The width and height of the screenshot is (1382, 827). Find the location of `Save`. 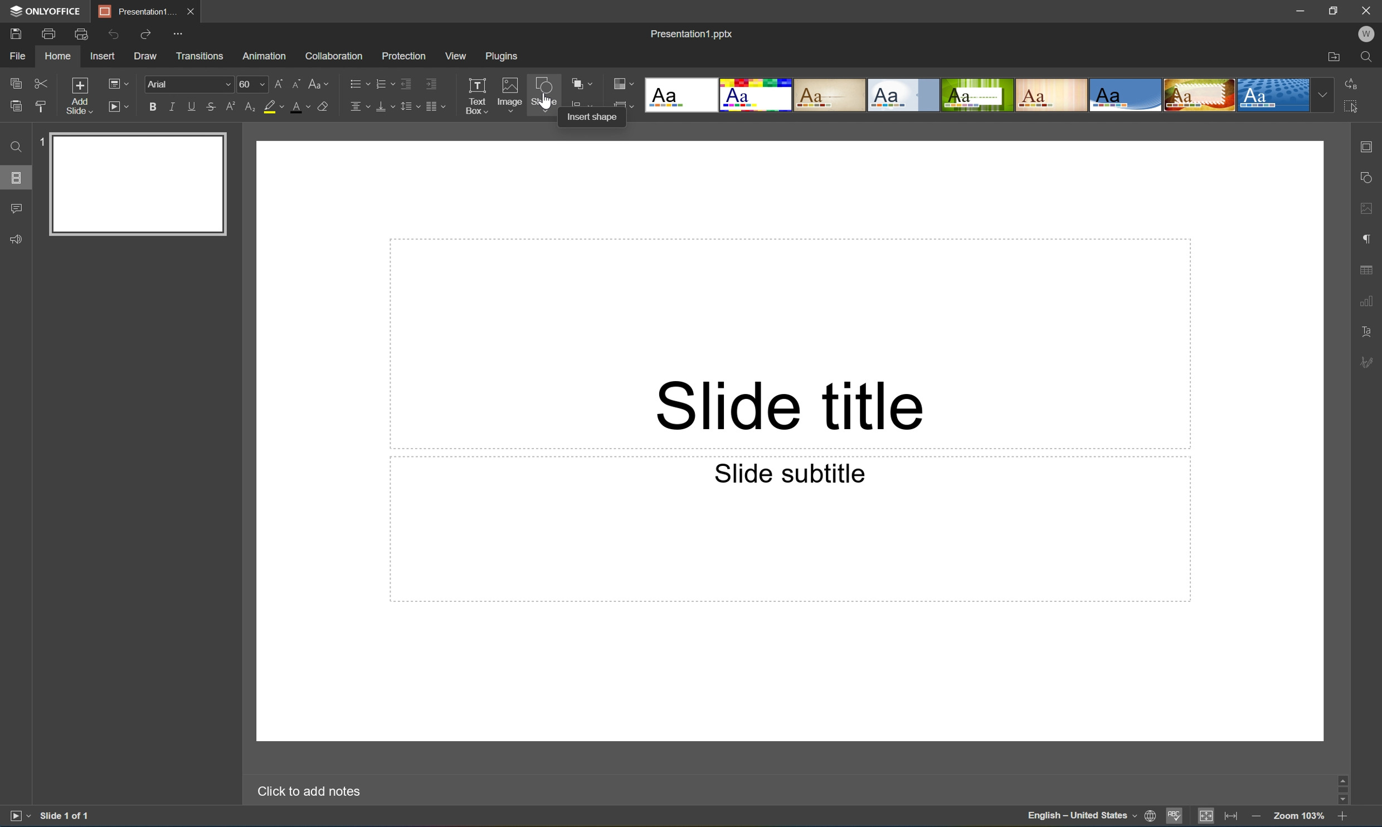

Save is located at coordinates (18, 34).